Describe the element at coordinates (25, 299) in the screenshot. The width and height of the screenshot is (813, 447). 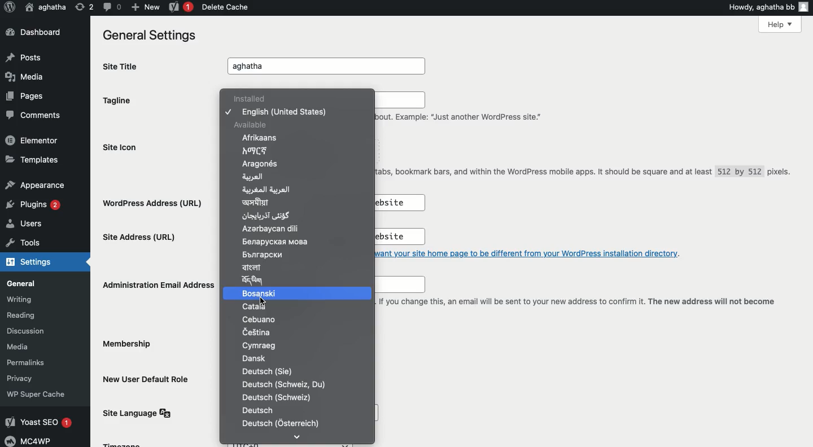
I see `Writing` at that location.